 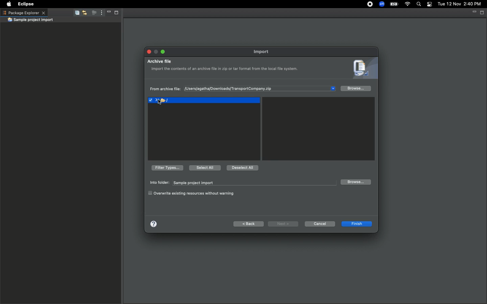 What do you see at coordinates (76, 14) in the screenshot?
I see `Collapse all` at bounding box center [76, 14].